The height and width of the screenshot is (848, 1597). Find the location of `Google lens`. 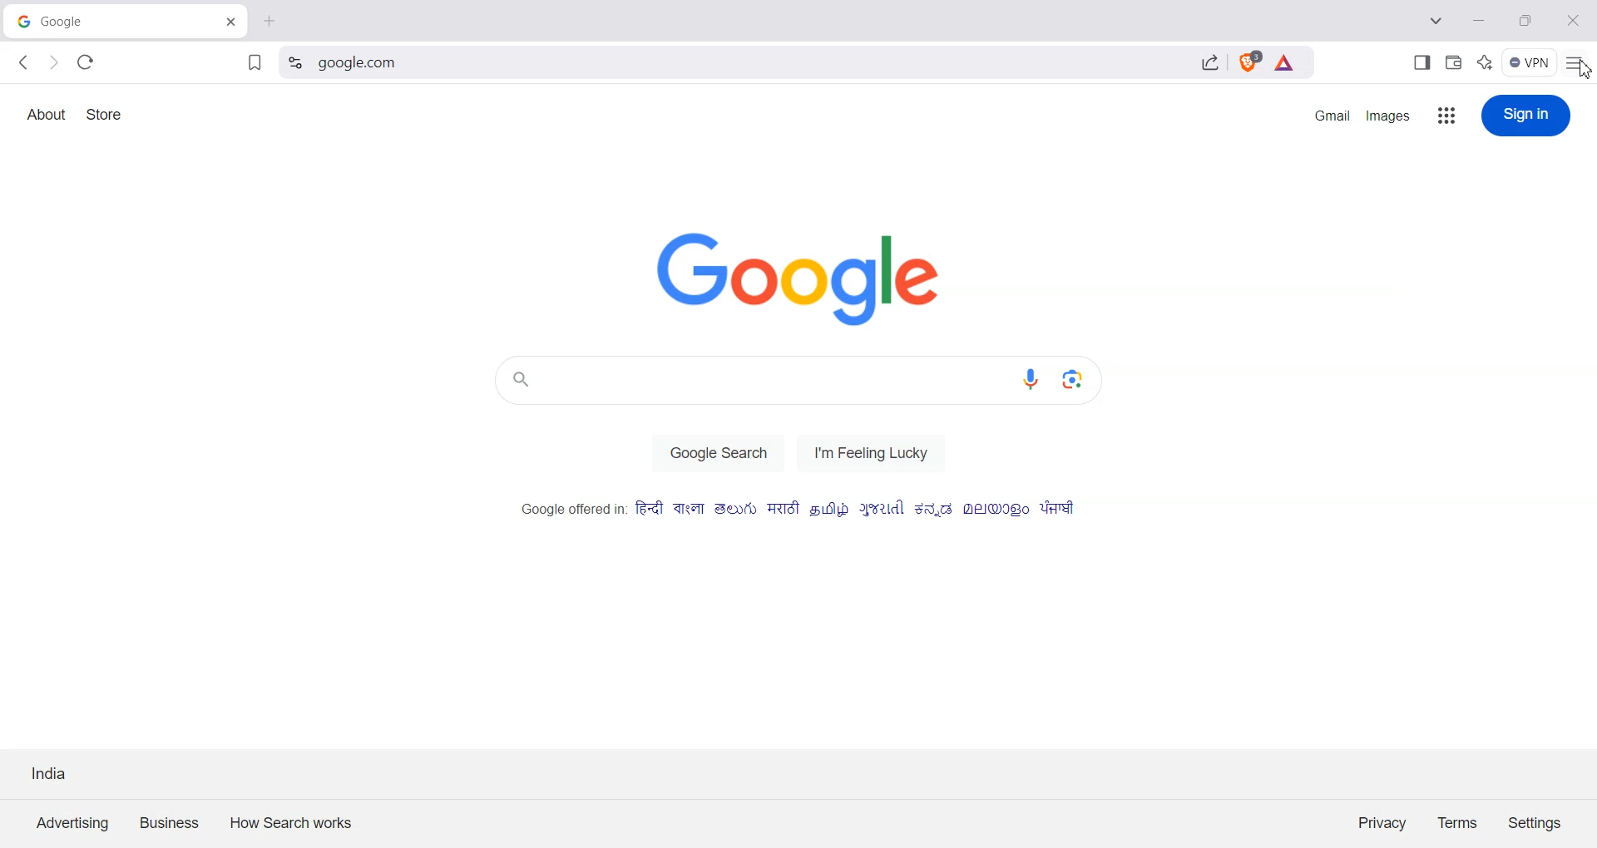

Google lens is located at coordinates (1084, 378).